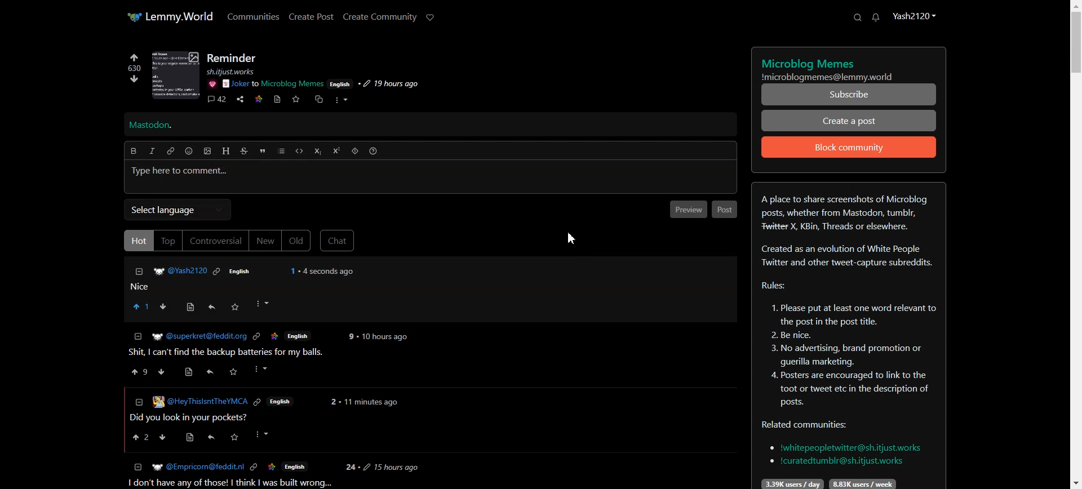 This screenshot has width=1082, height=489. Describe the element at coordinates (373, 151) in the screenshot. I see `Formatting help` at that location.